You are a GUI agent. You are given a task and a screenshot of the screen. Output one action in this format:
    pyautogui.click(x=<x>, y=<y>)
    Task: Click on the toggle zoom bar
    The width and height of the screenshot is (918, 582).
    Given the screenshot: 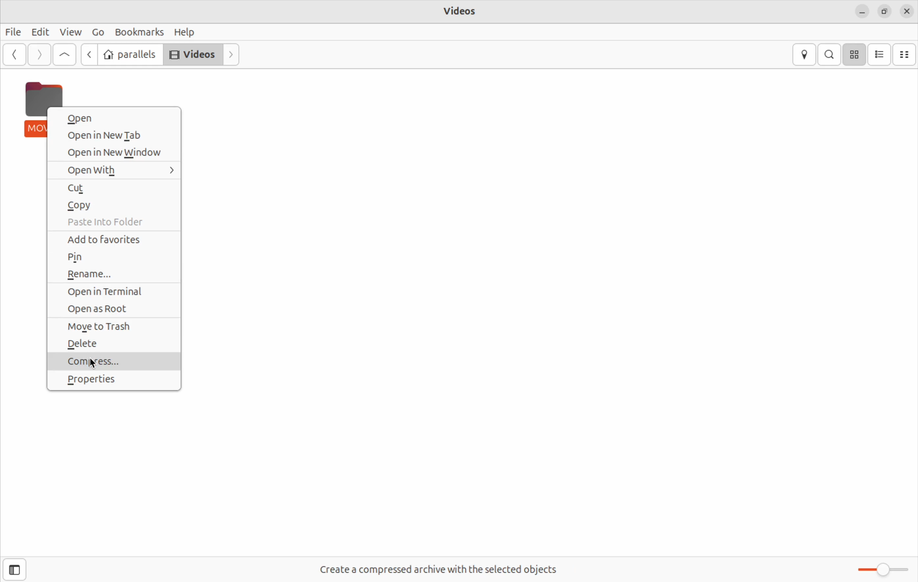 What is the action you would take?
    pyautogui.click(x=878, y=568)
    